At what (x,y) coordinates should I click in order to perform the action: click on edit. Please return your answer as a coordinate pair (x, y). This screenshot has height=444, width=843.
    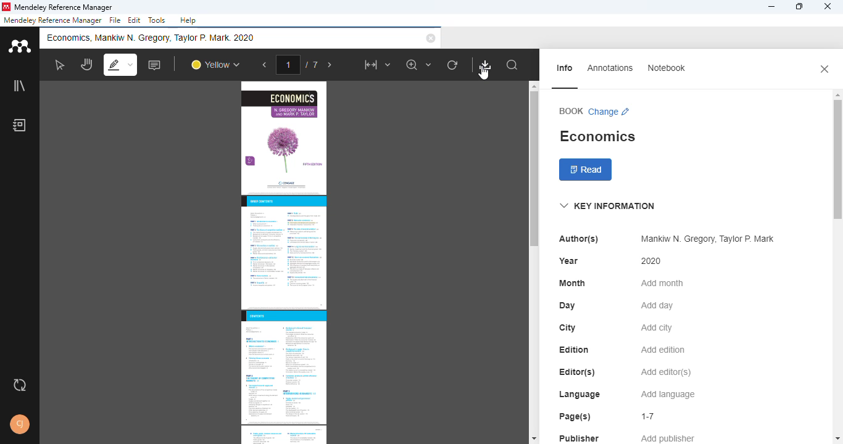
    Looking at the image, I should click on (135, 21).